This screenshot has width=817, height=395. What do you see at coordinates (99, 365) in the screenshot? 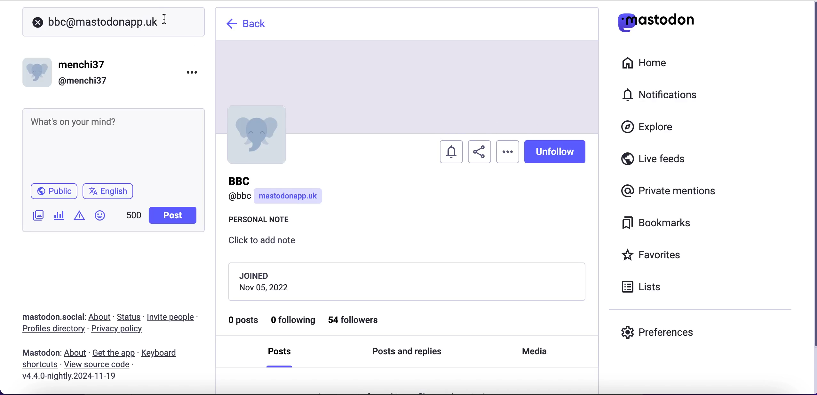
I see `view source code` at bounding box center [99, 365].